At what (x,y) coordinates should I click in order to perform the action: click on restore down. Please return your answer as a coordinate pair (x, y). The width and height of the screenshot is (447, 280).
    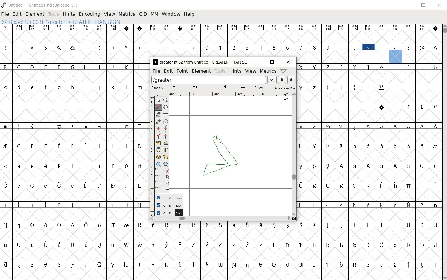
    Looking at the image, I should click on (272, 62).